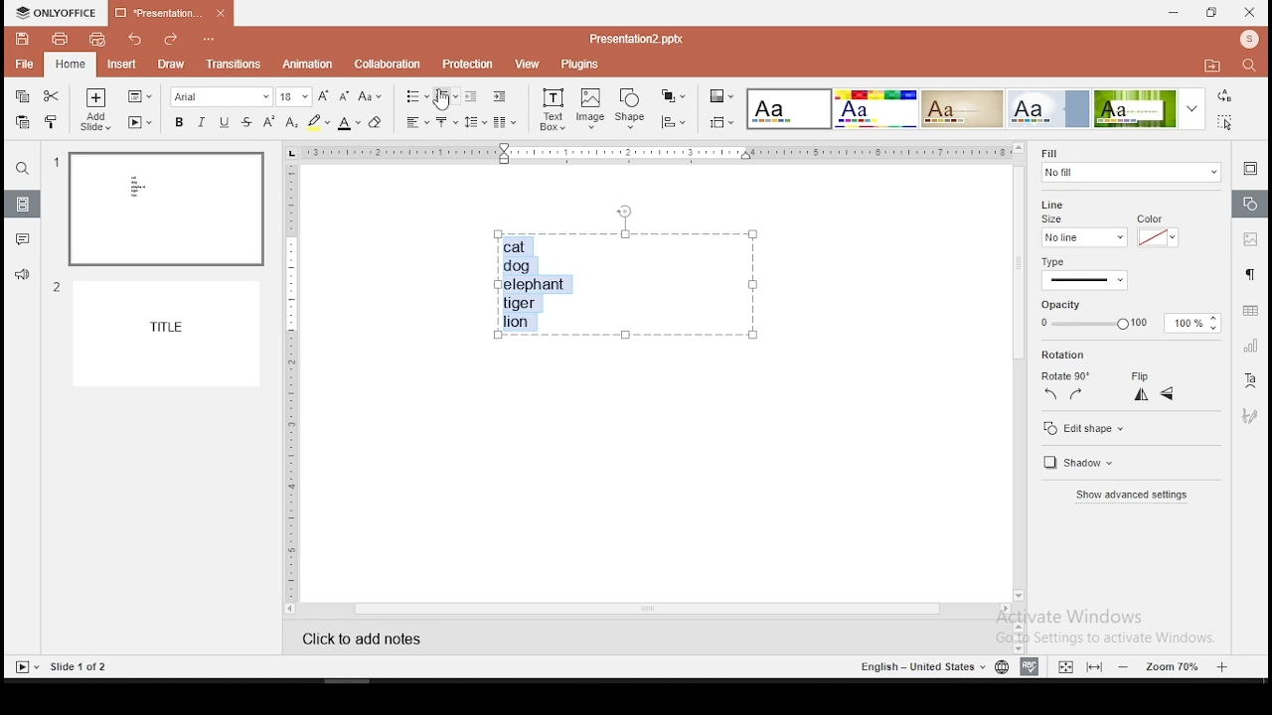  Describe the element at coordinates (1249, 413) in the screenshot. I see `` at that location.